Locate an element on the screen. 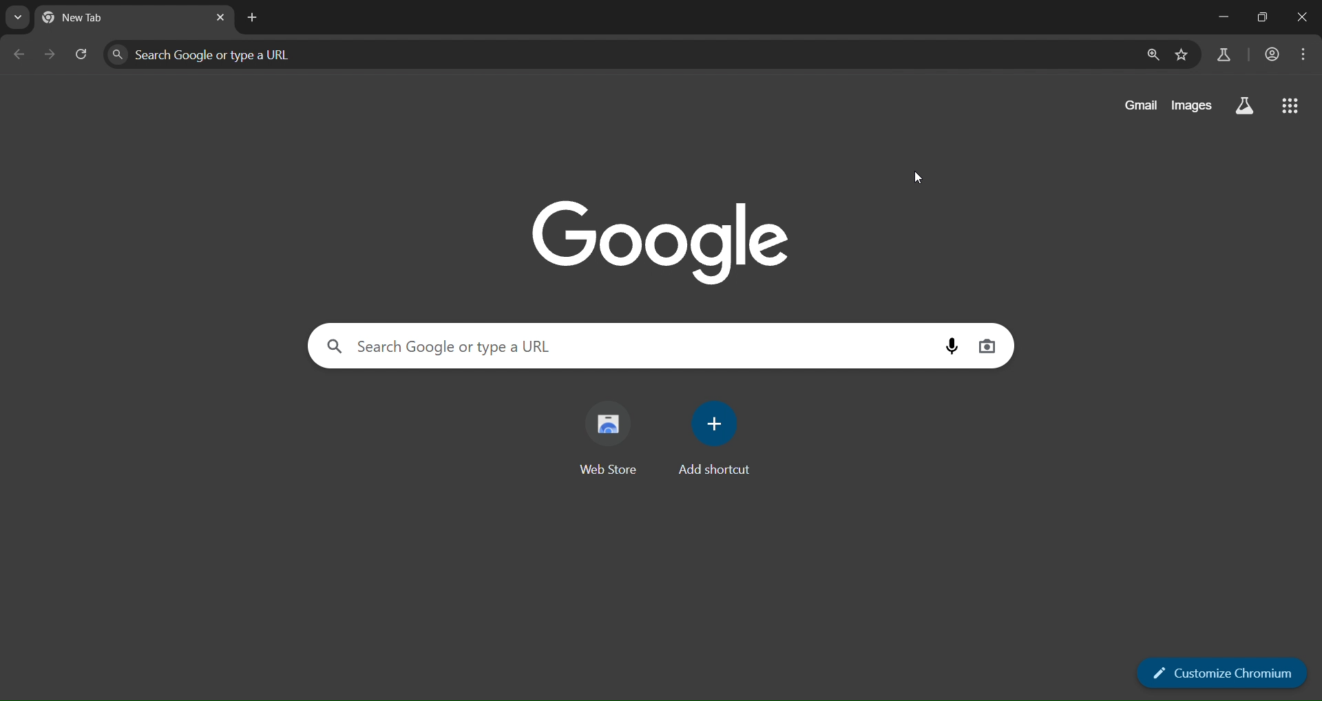  go forward one page is located at coordinates (49, 54).